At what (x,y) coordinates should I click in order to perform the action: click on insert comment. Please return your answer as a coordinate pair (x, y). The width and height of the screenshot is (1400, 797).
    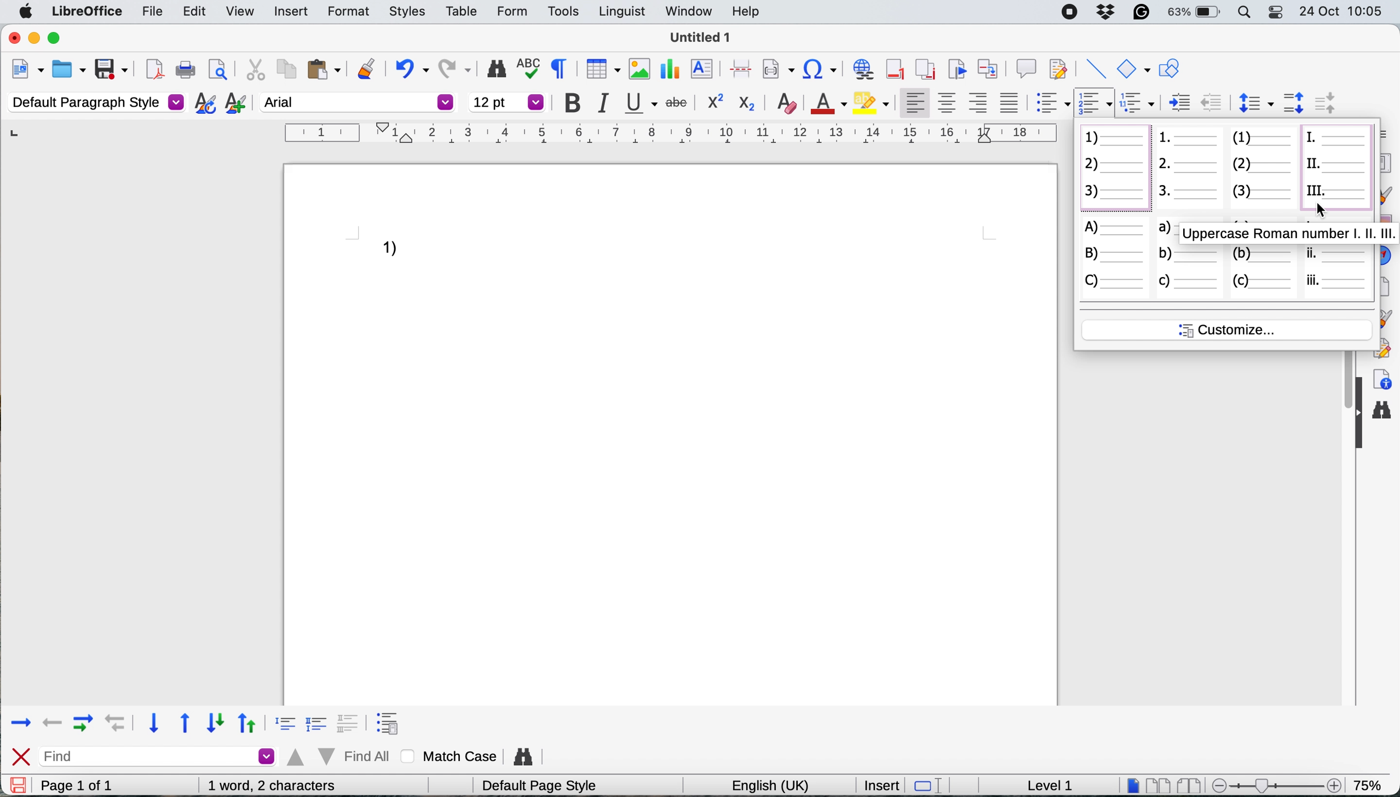
    Looking at the image, I should click on (1026, 67).